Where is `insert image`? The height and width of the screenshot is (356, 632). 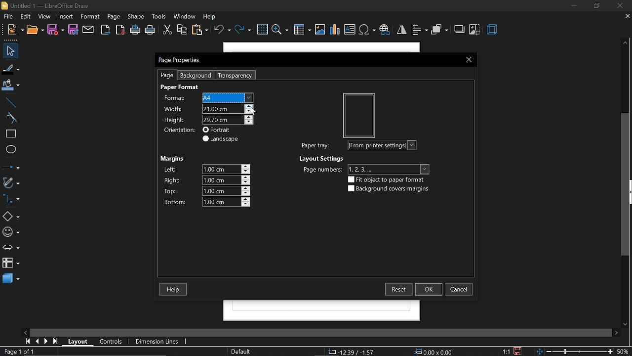 insert image is located at coordinates (319, 30).